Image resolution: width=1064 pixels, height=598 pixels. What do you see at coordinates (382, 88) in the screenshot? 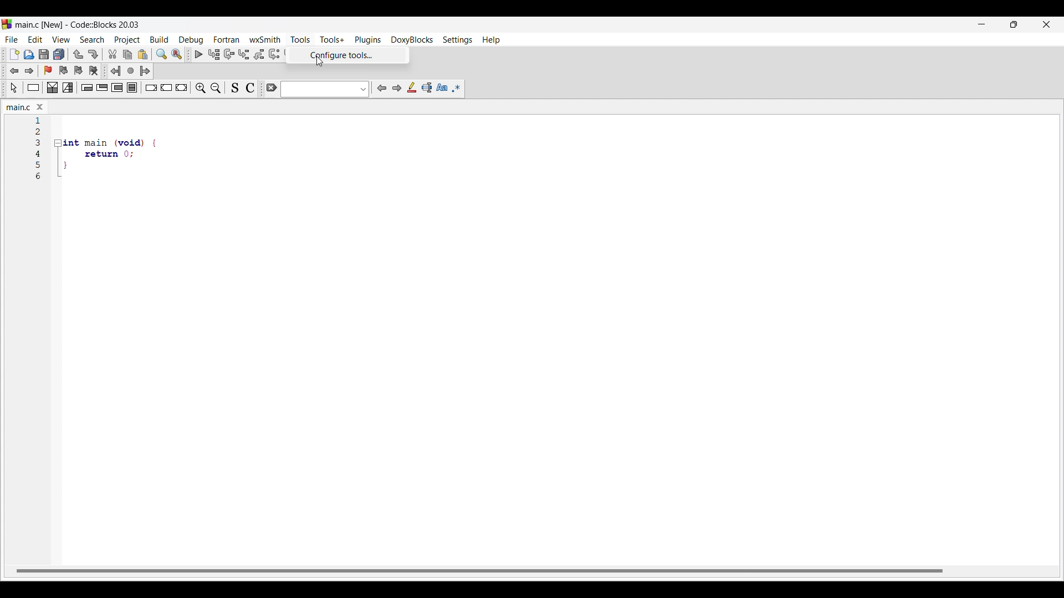
I see `Previous` at bounding box center [382, 88].